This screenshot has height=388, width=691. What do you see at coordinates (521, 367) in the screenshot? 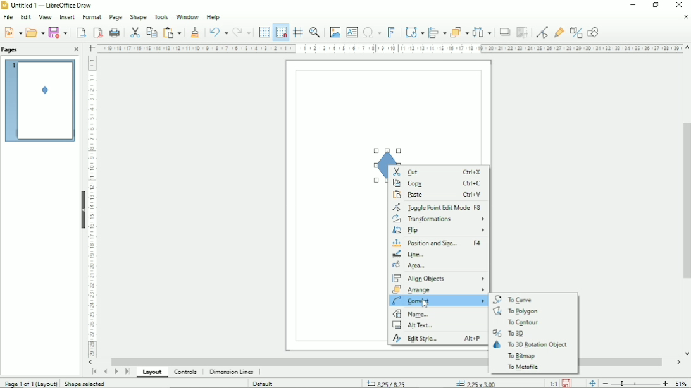
I see `To metafile` at bounding box center [521, 367].